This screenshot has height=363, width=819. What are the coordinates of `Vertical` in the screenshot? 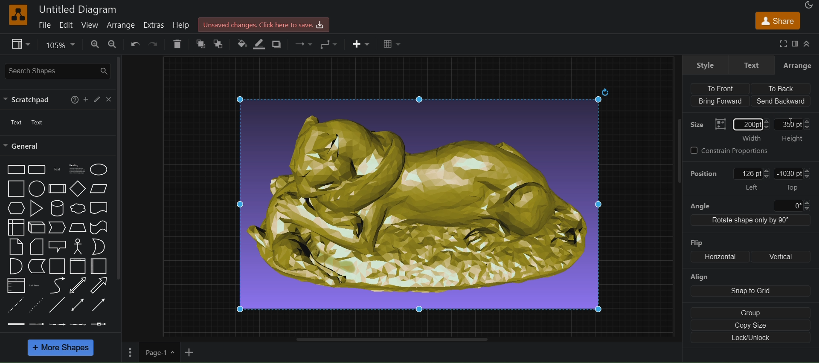 It's located at (784, 256).